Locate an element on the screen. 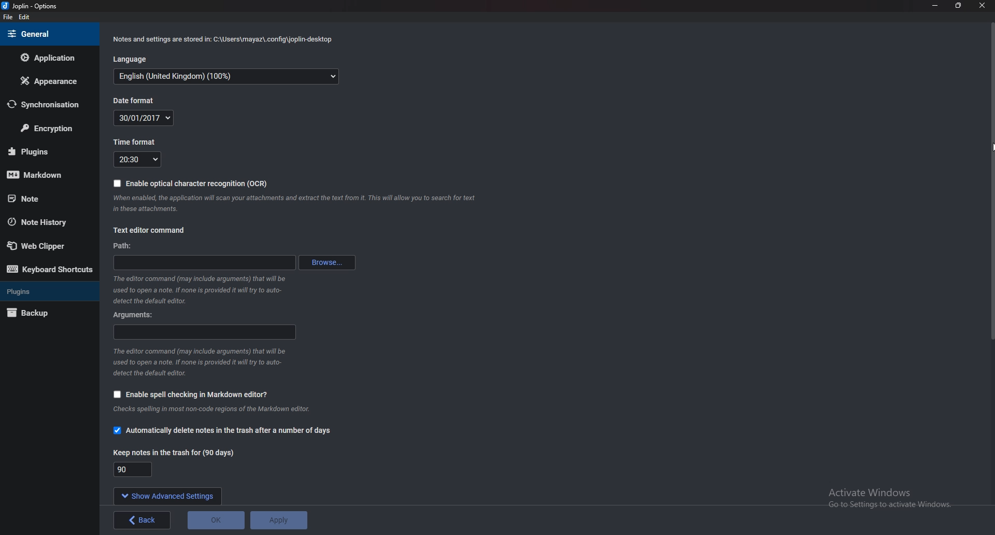  Date format is located at coordinates (133, 101).